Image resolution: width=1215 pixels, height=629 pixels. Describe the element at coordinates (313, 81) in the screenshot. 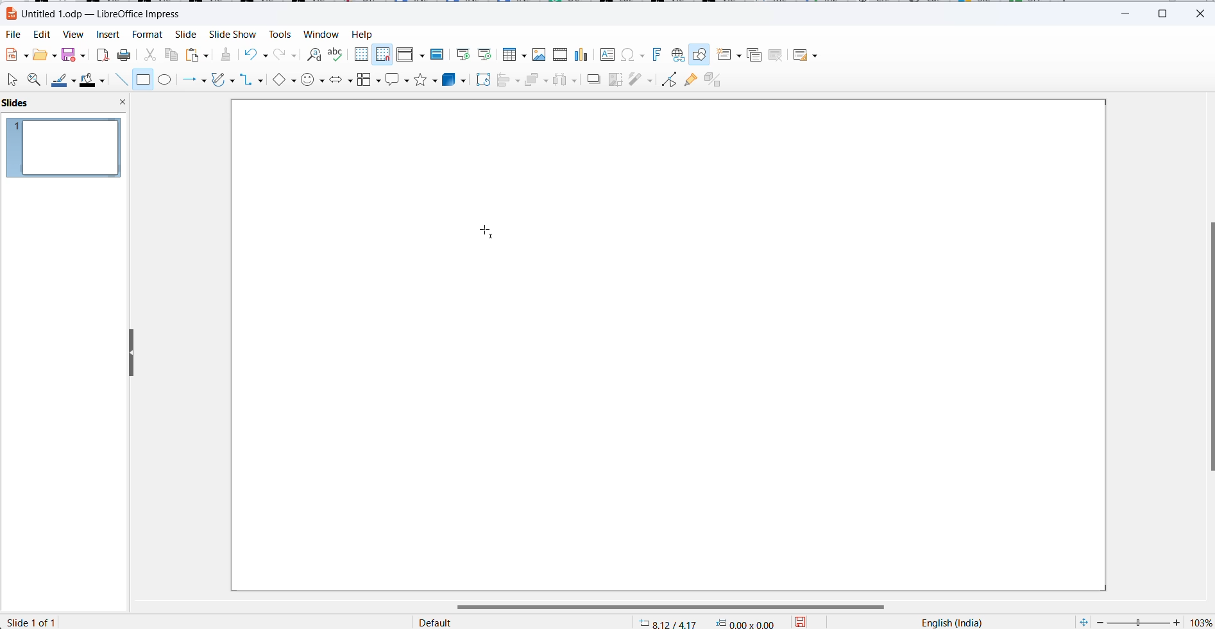

I see `symbol` at that location.